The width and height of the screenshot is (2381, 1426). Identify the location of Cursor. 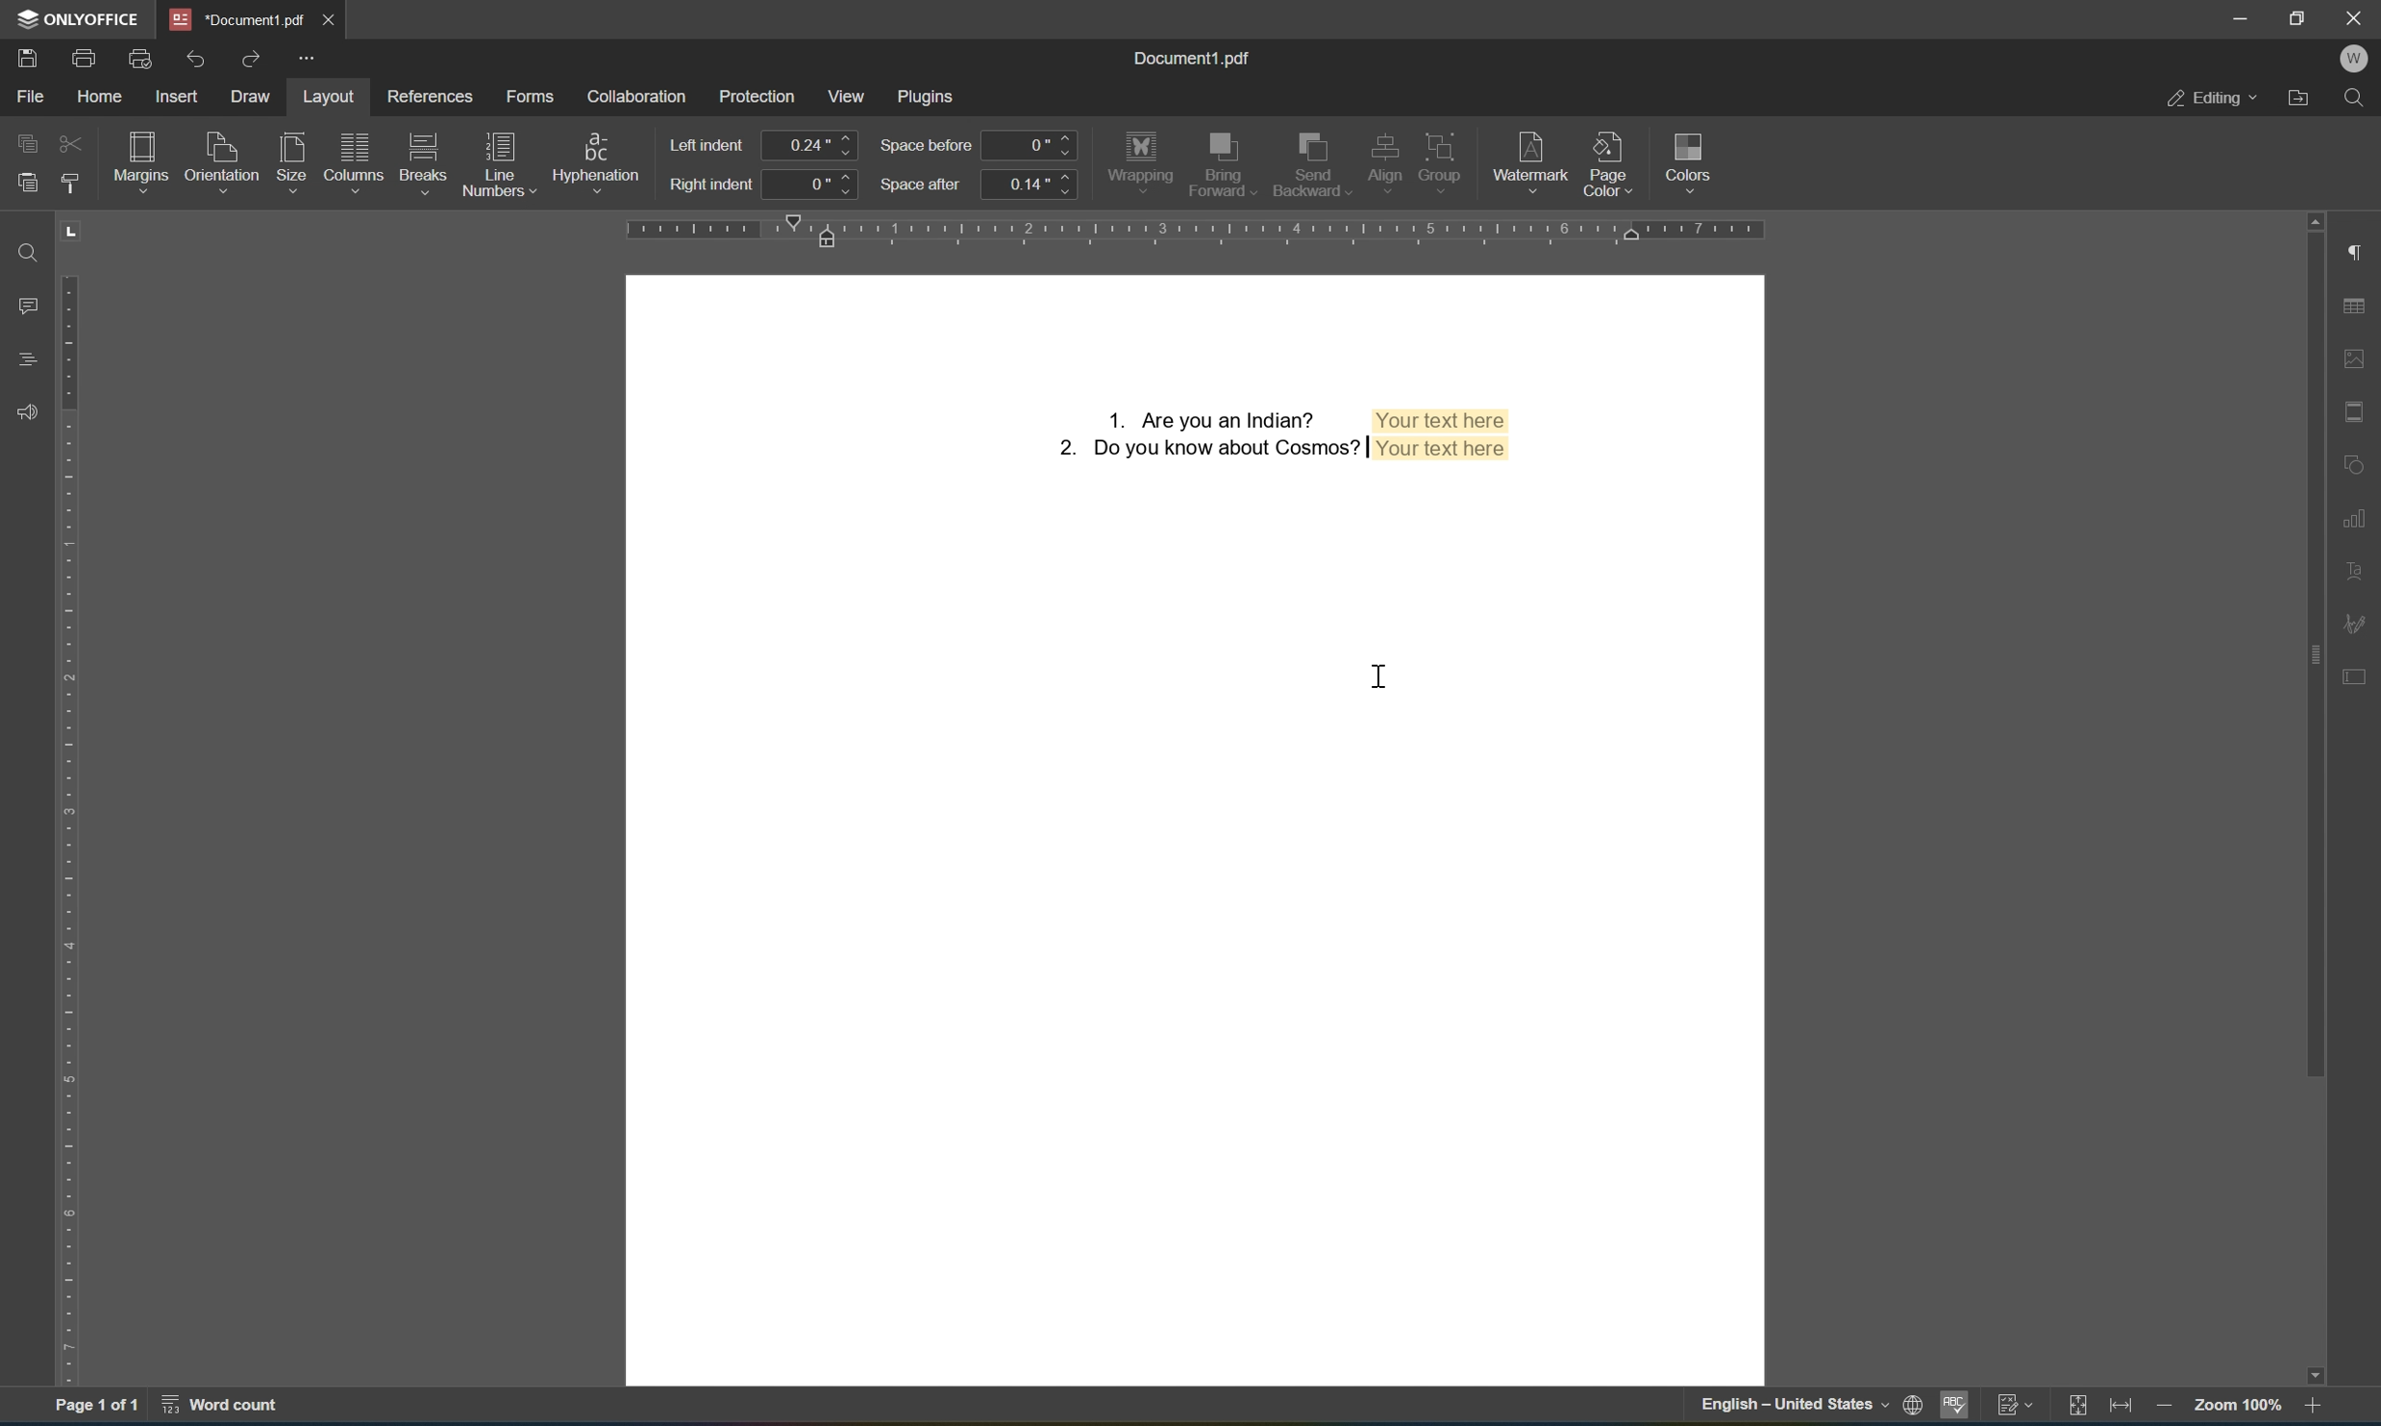
(1384, 681).